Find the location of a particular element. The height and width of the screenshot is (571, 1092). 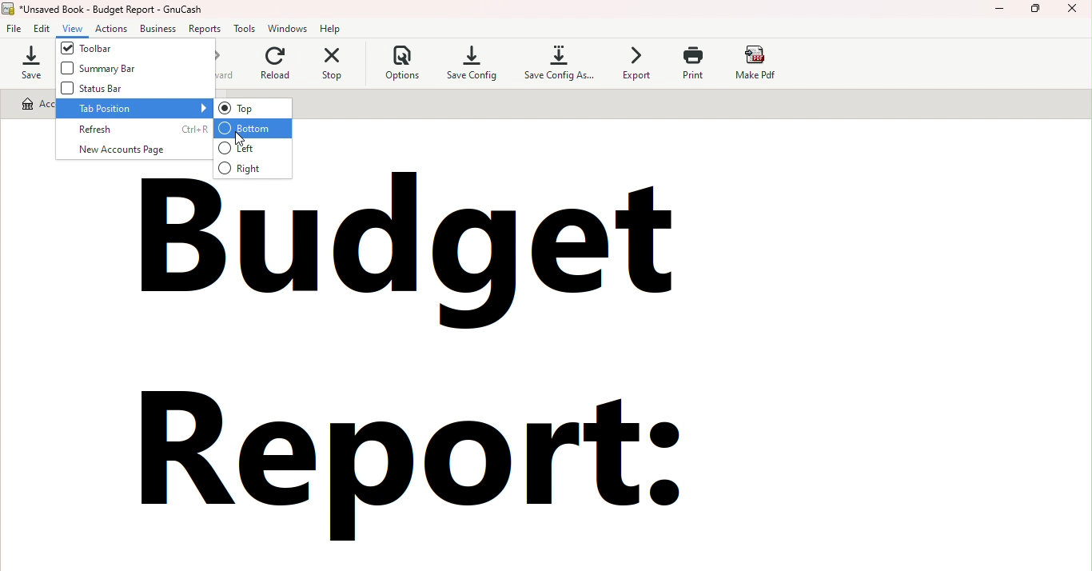

Reports is located at coordinates (206, 28).